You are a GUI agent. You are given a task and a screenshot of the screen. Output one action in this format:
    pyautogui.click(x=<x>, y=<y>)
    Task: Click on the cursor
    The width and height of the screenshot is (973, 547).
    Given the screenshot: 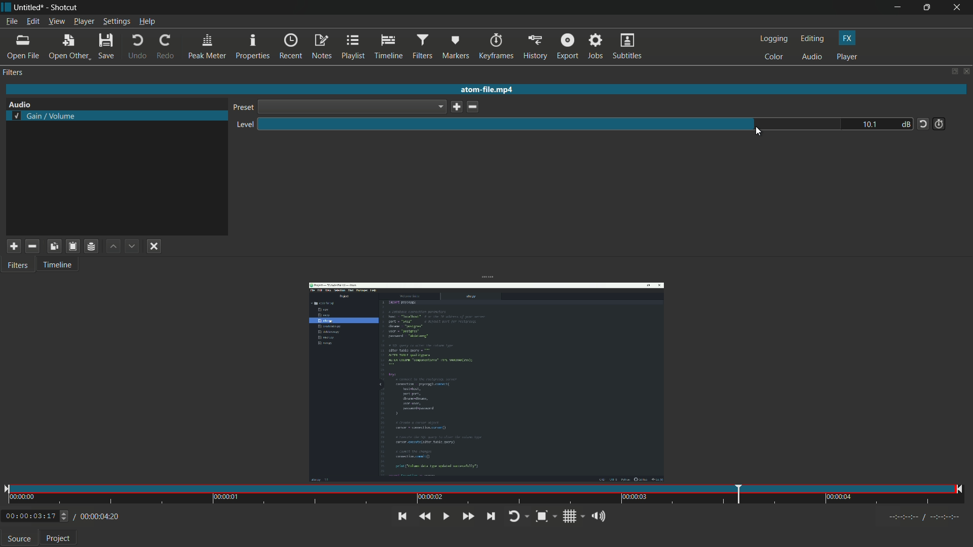 What is the action you would take?
    pyautogui.click(x=760, y=132)
    